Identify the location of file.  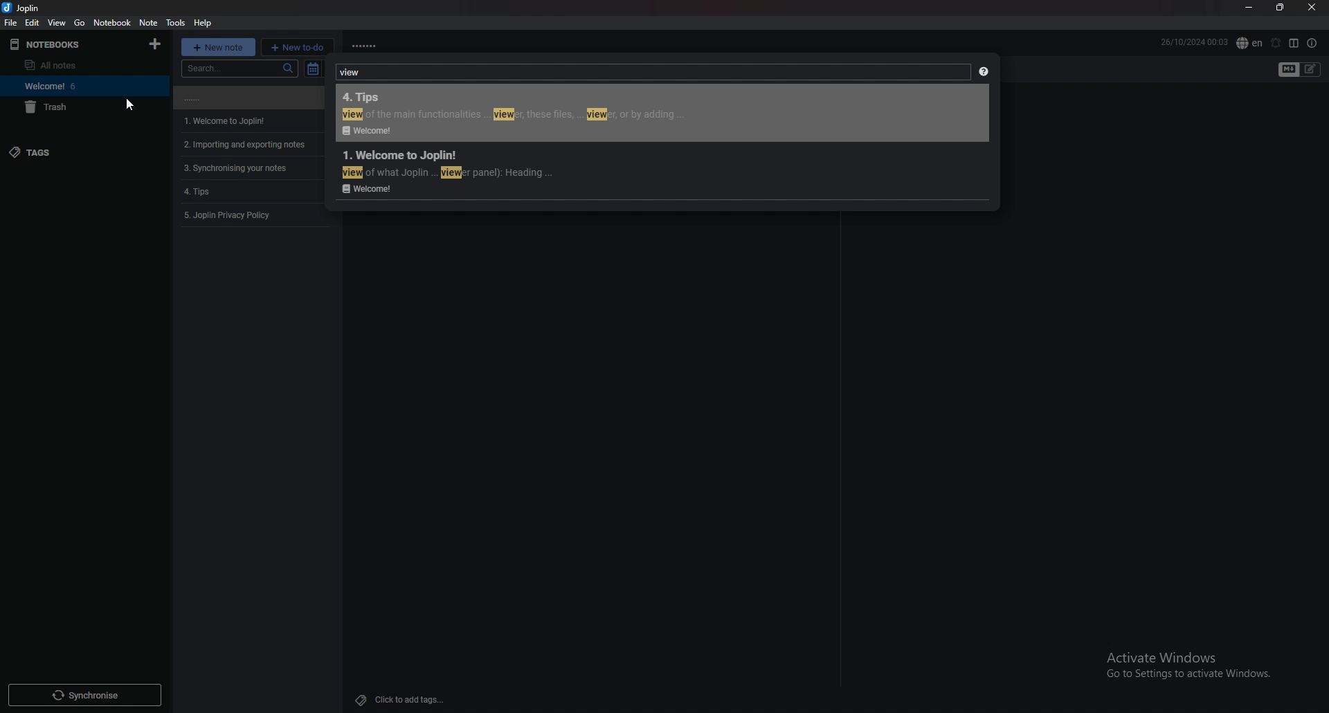
(11, 23).